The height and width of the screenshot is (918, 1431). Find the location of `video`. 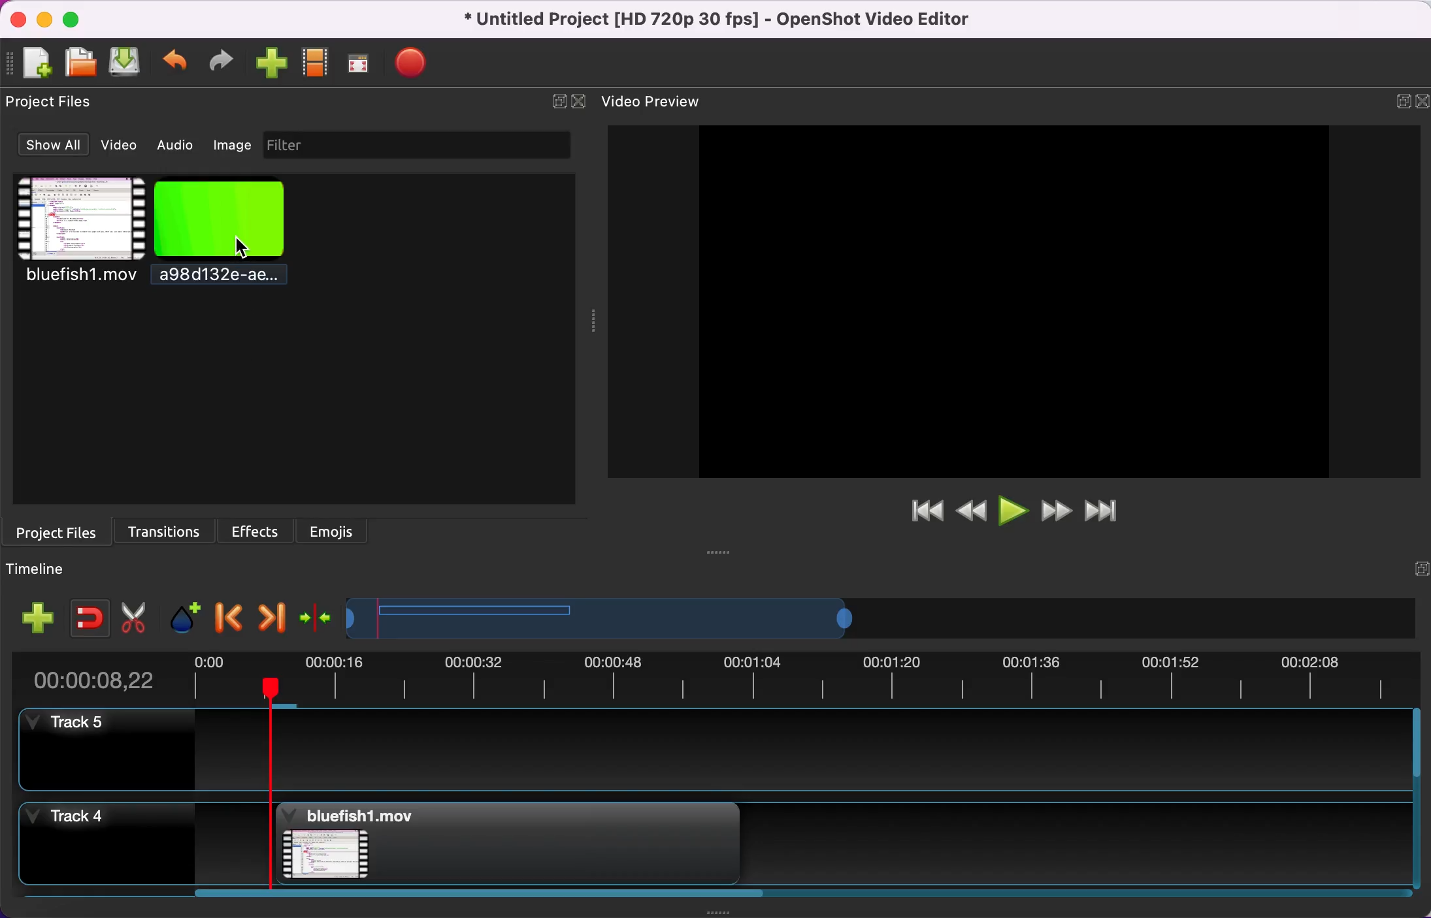

video is located at coordinates (77, 234).